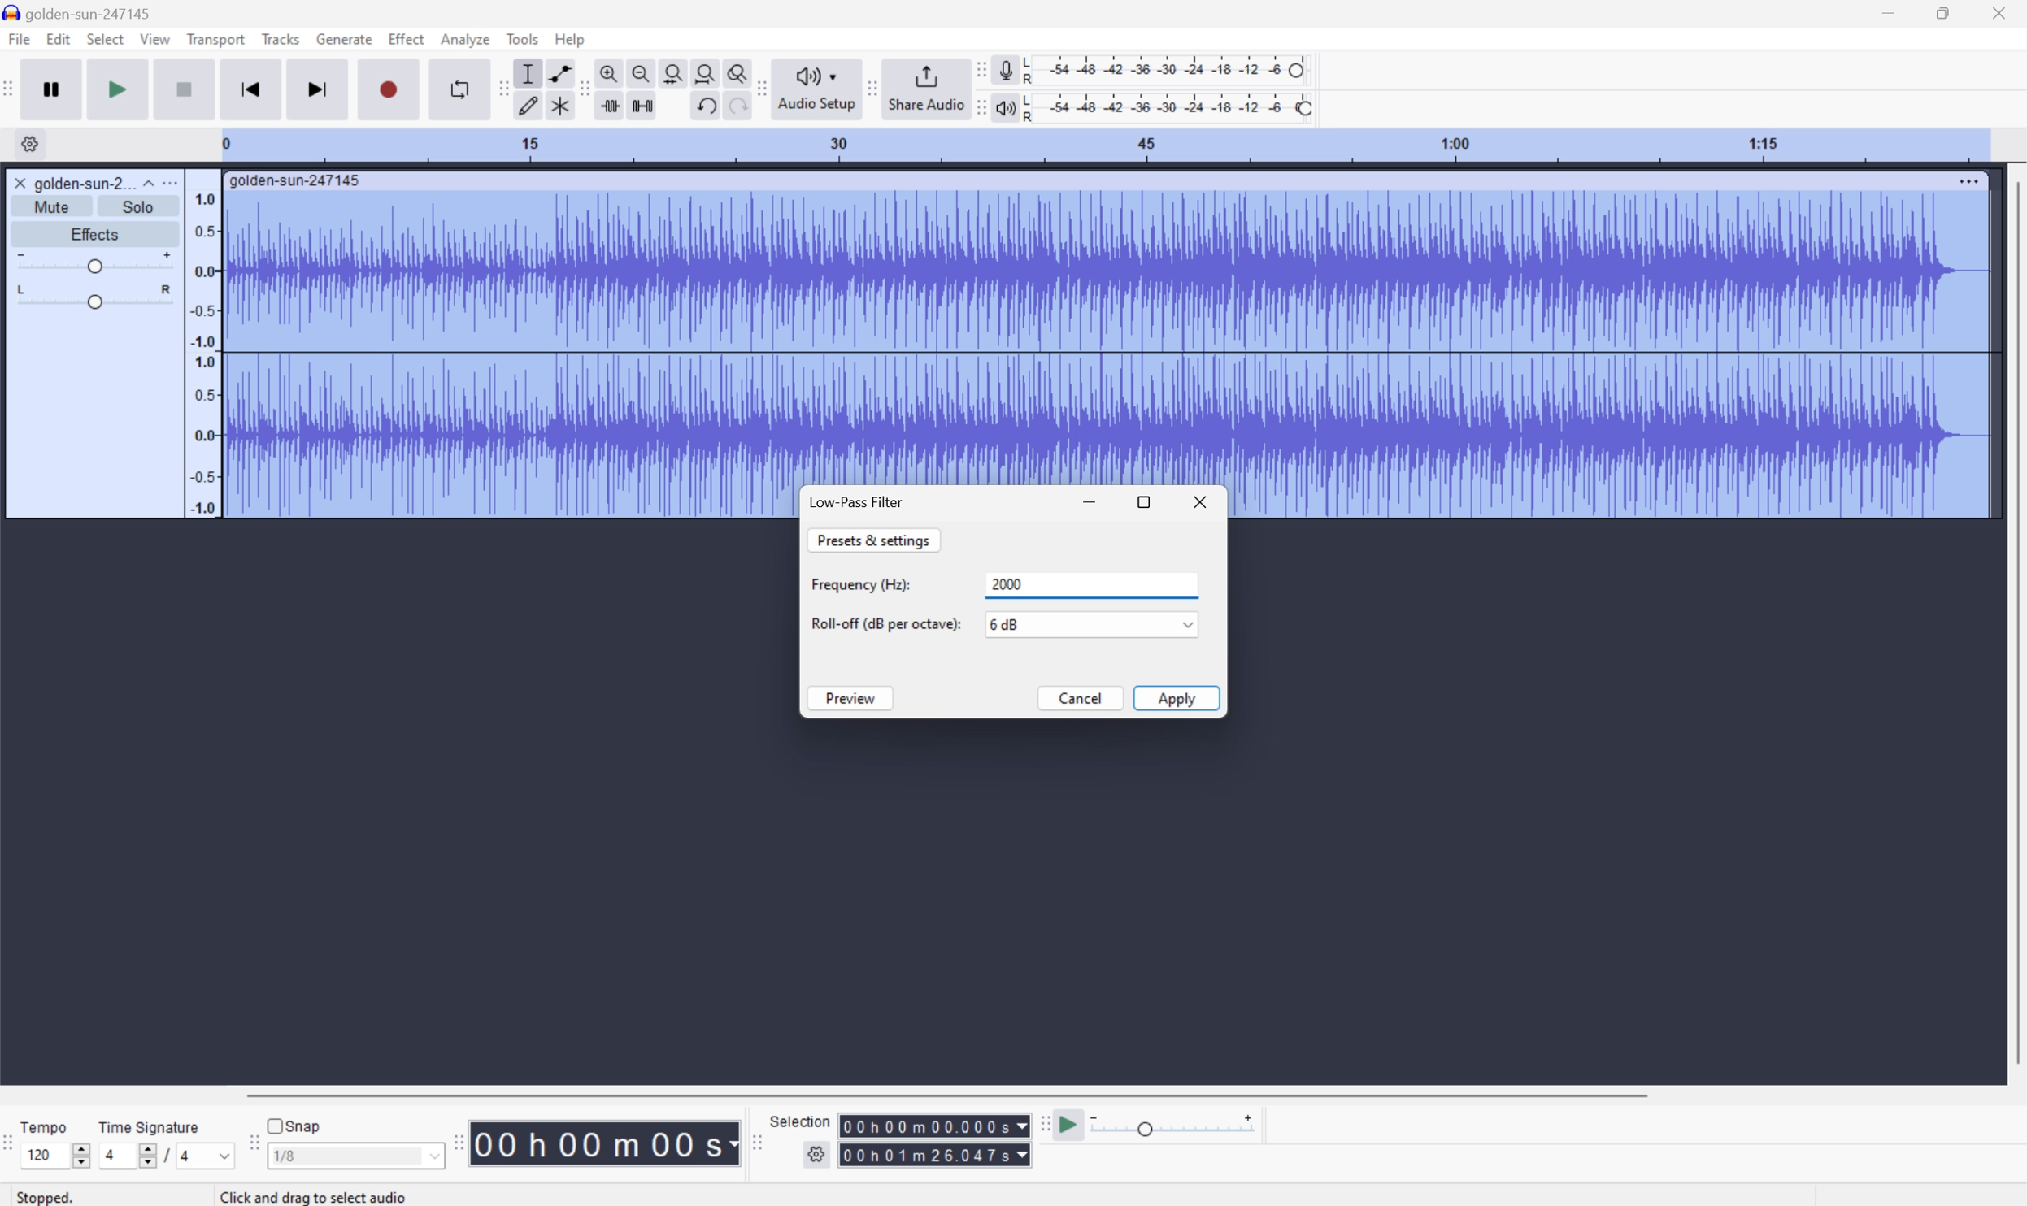 The image size is (2027, 1206). What do you see at coordinates (458, 89) in the screenshot?
I see `Enable looping` at bounding box center [458, 89].